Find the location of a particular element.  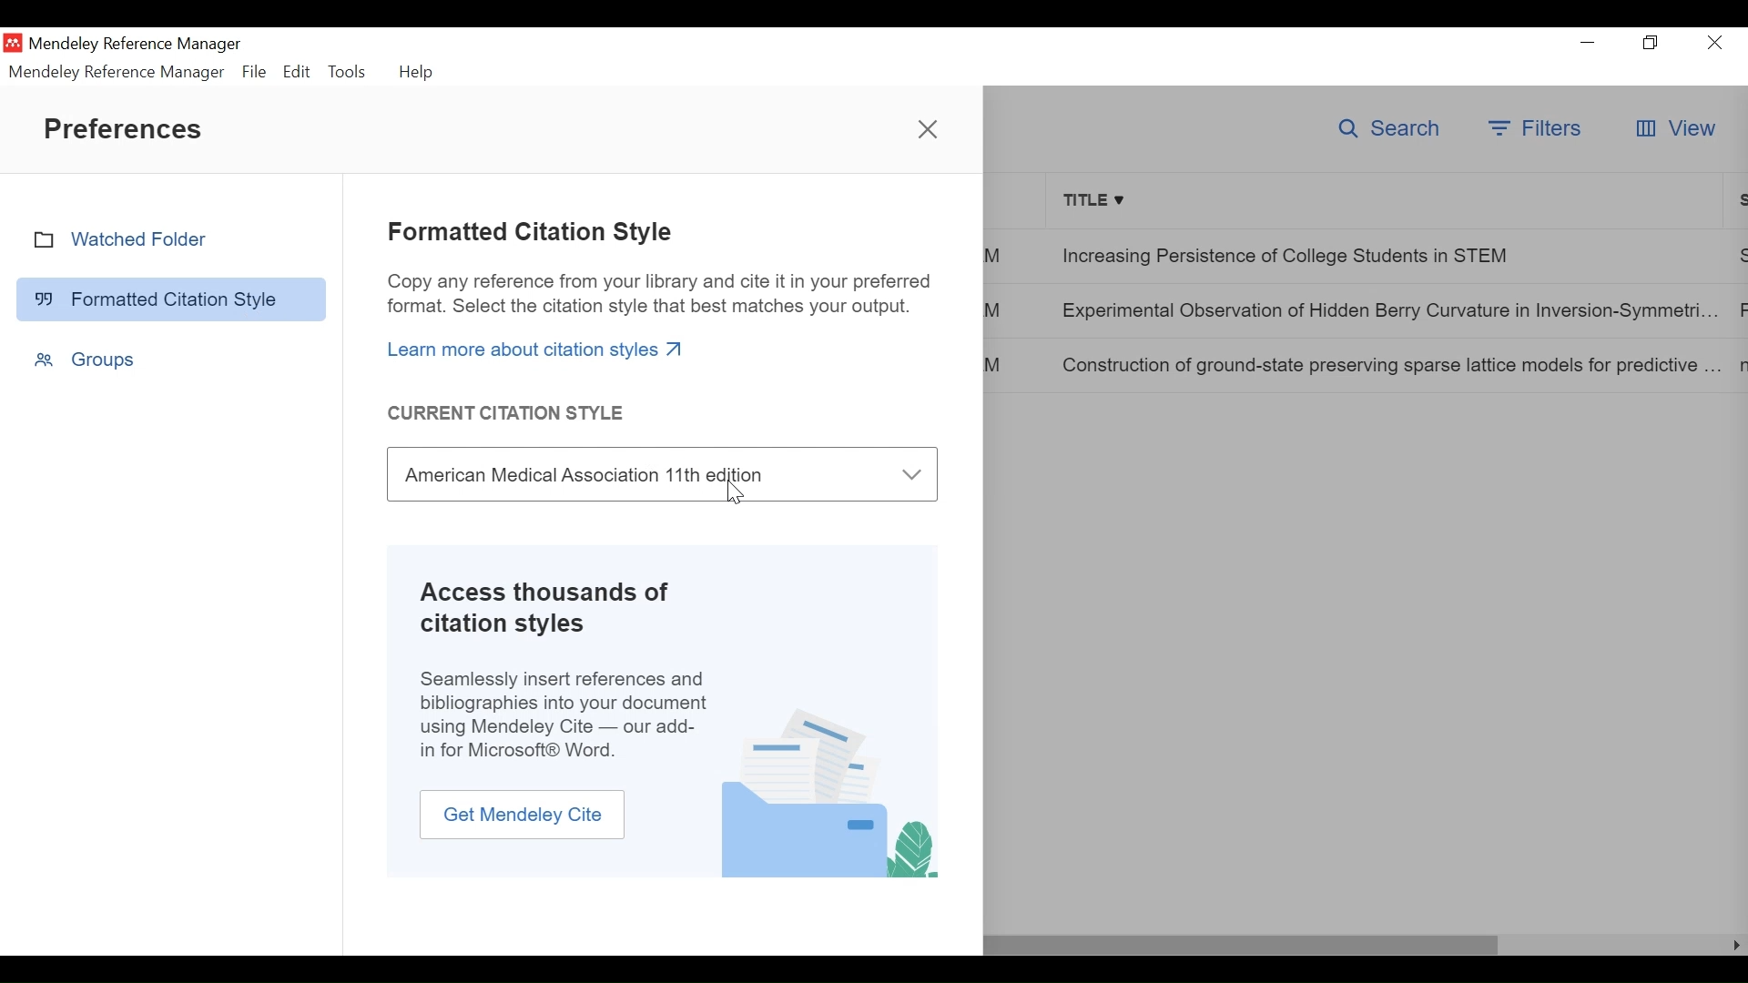

Restore is located at coordinates (1651, 43).